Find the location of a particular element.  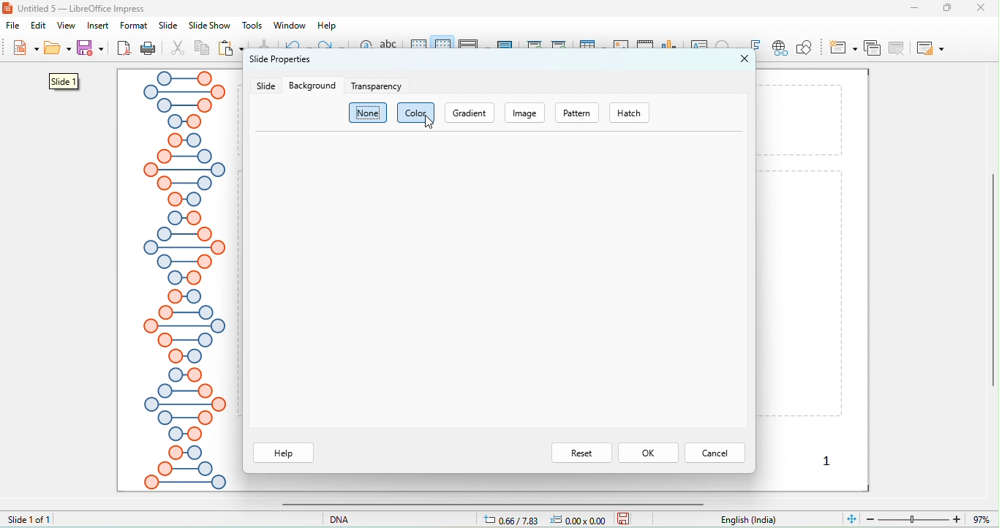

tools is located at coordinates (253, 26).